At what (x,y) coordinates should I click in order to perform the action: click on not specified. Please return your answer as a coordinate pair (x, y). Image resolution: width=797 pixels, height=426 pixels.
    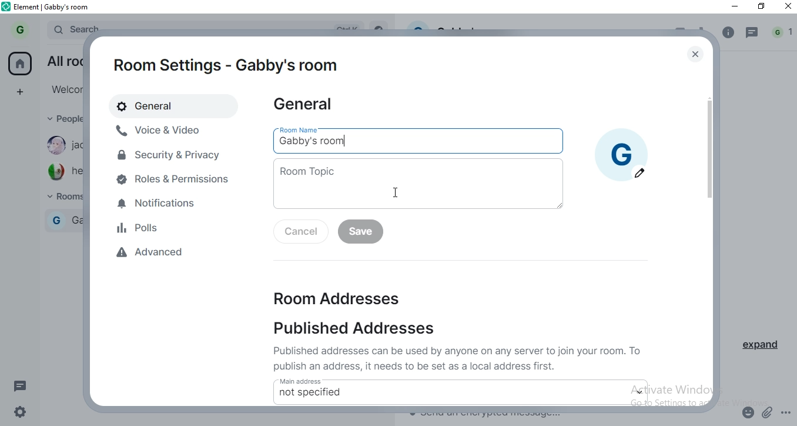
    Looking at the image, I should click on (311, 393).